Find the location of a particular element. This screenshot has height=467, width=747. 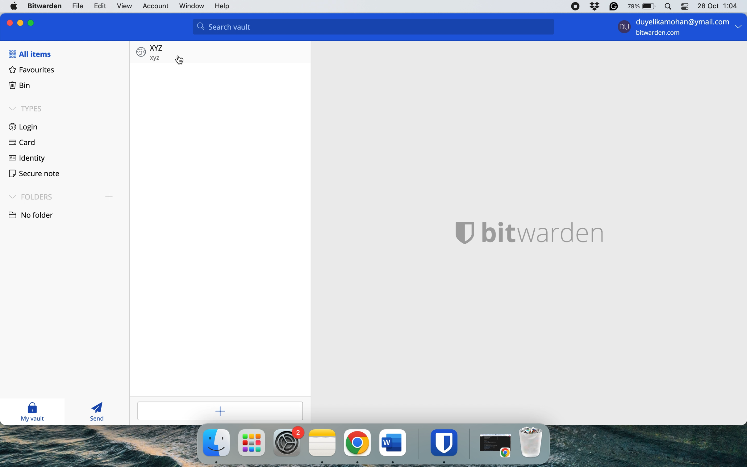

no folder is located at coordinates (36, 214).